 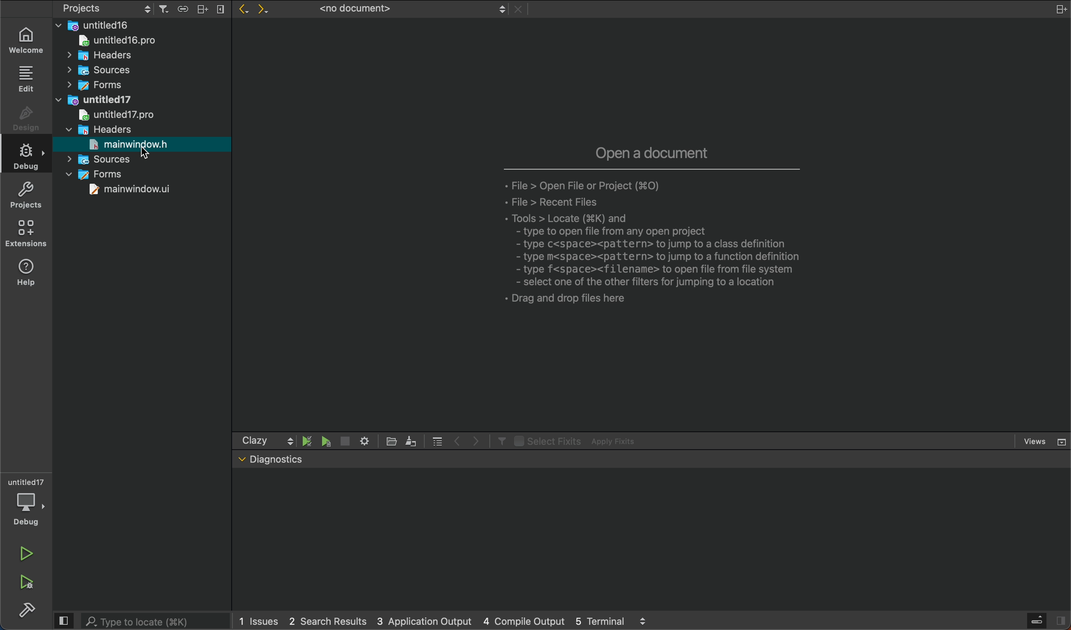 I want to click on resume, so click(x=327, y=442).